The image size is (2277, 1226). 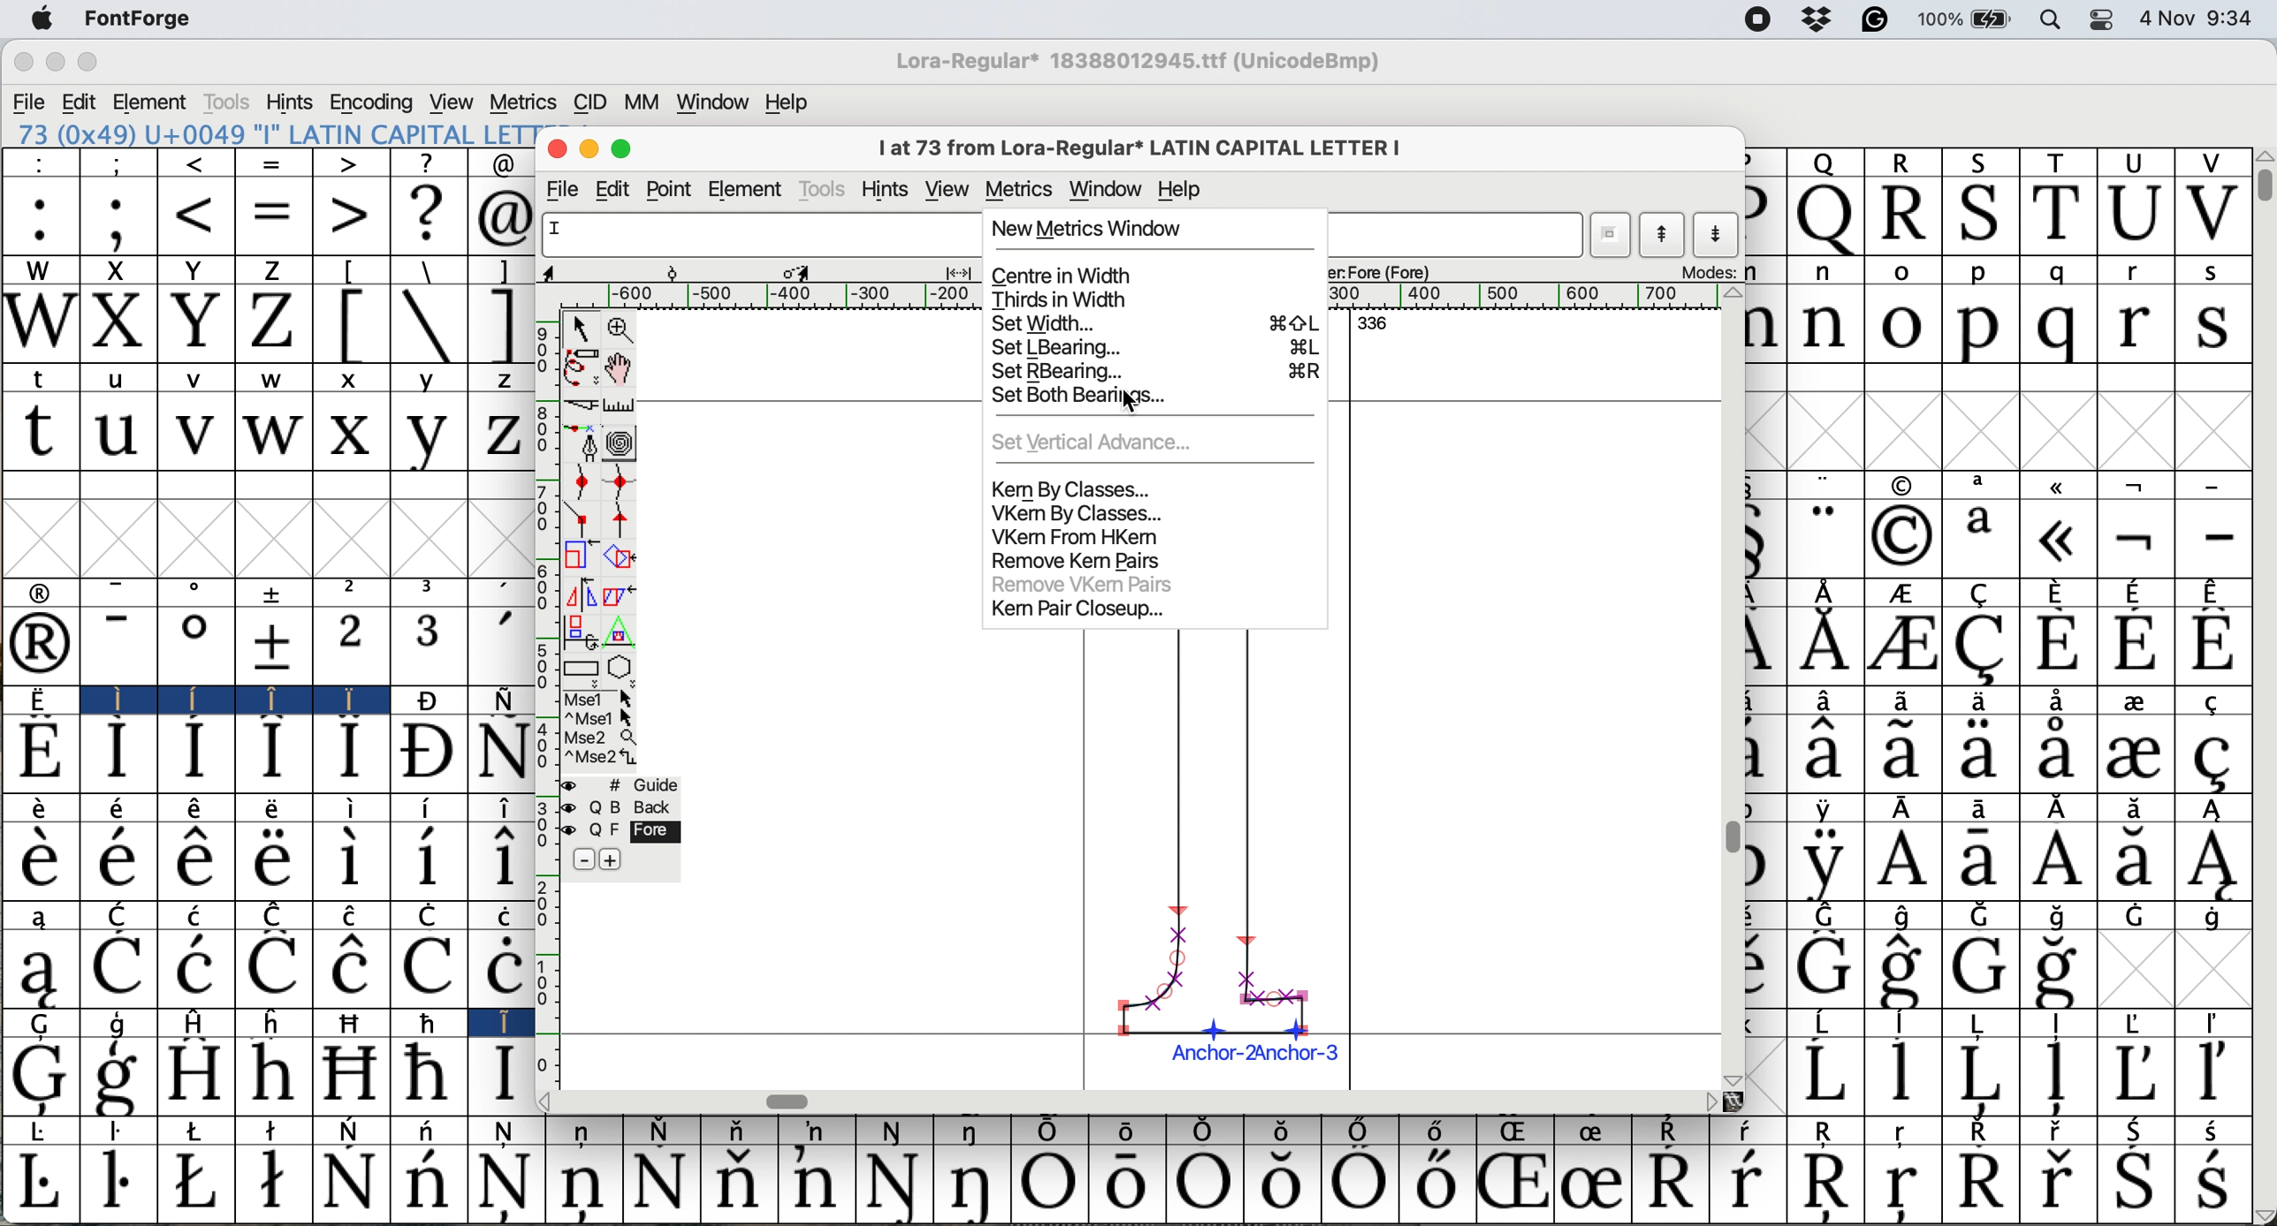 What do you see at coordinates (430, 646) in the screenshot?
I see `3` at bounding box center [430, 646].